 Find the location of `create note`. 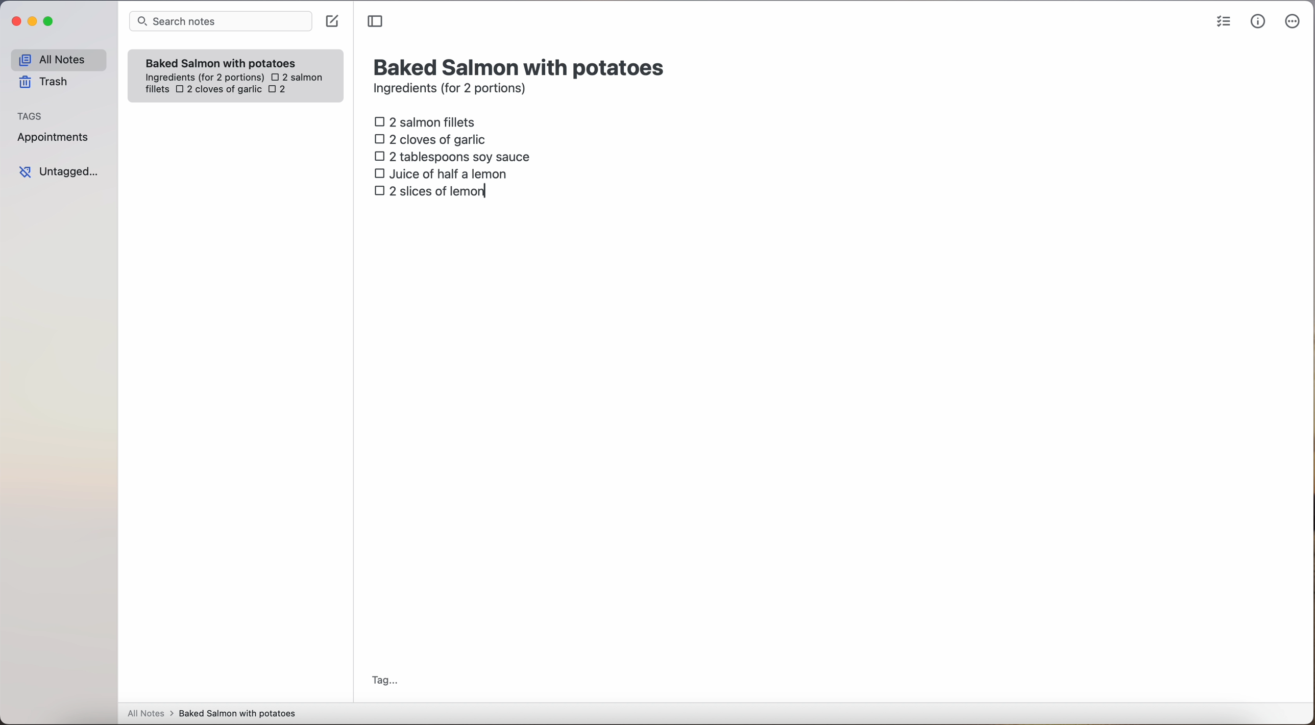

create note is located at coordinates (331, 21).